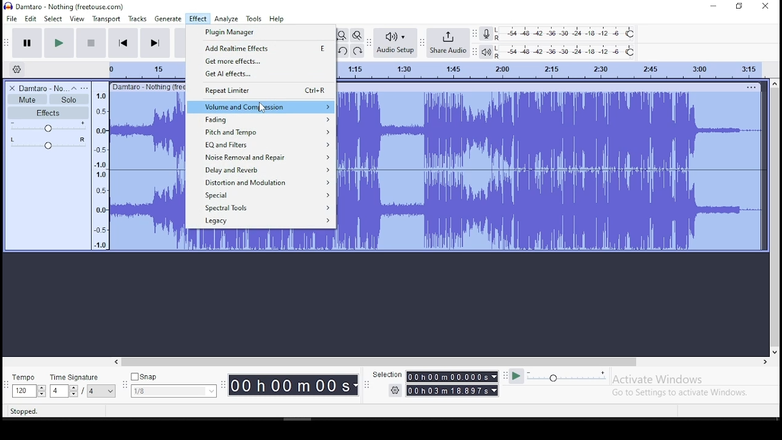 Image resolution: width=782 pixels, height=440 pixels. Describe the element at coordinates (123, 43) in the screenshot. I see `skip to start` at that location.